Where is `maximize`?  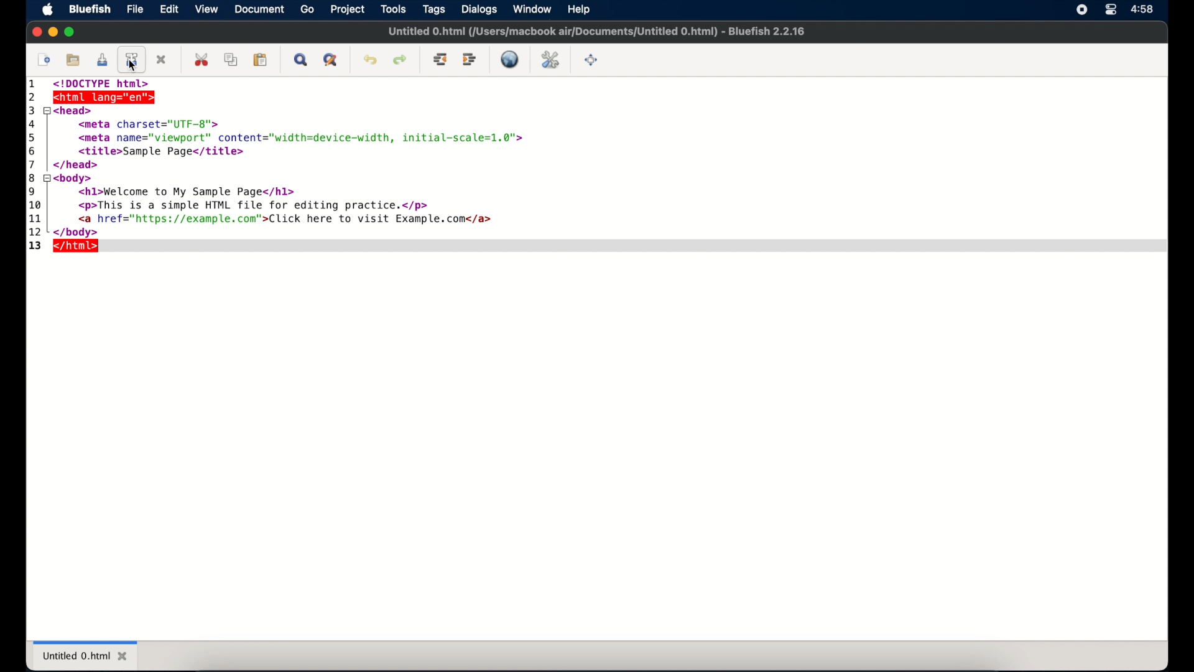 maximize is located at coordinates (72, 32).